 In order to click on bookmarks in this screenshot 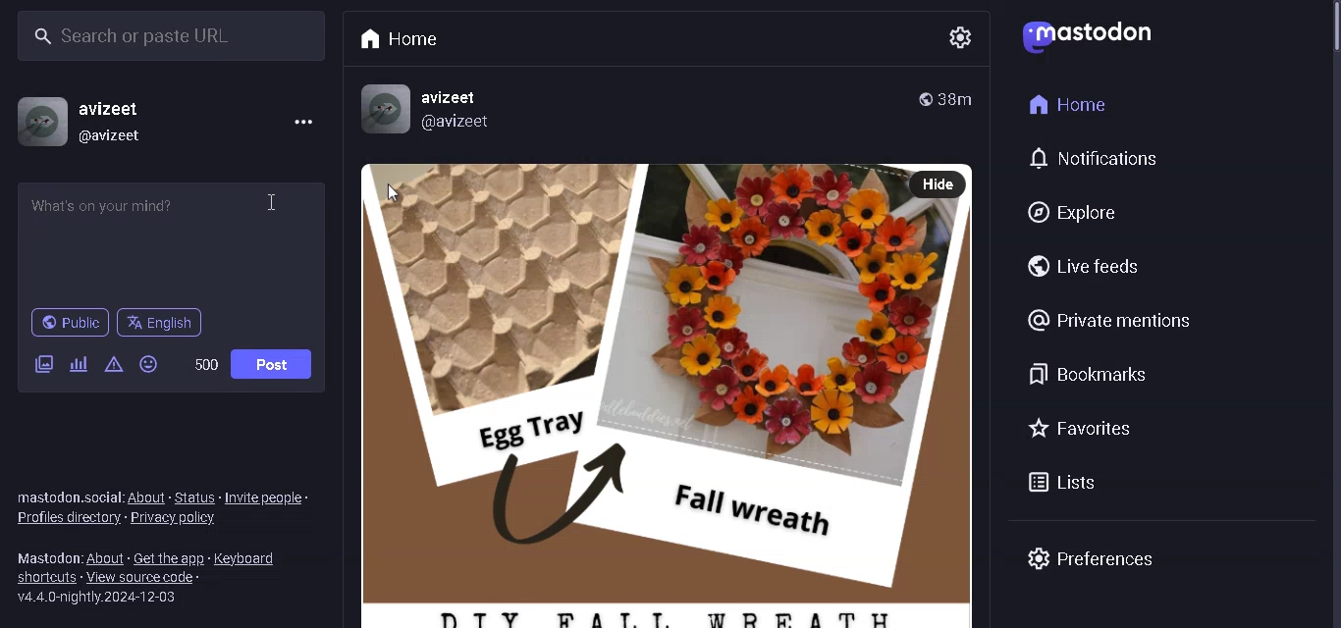, I will do `click(1092, 374)`.